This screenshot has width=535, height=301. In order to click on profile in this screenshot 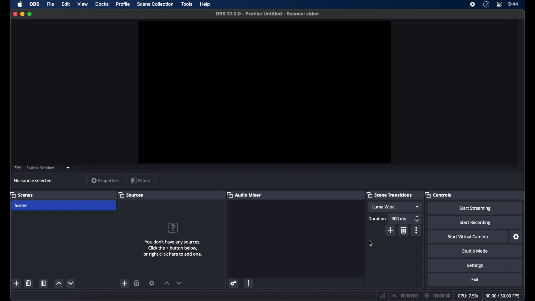, I will do `click(123, 4)`.